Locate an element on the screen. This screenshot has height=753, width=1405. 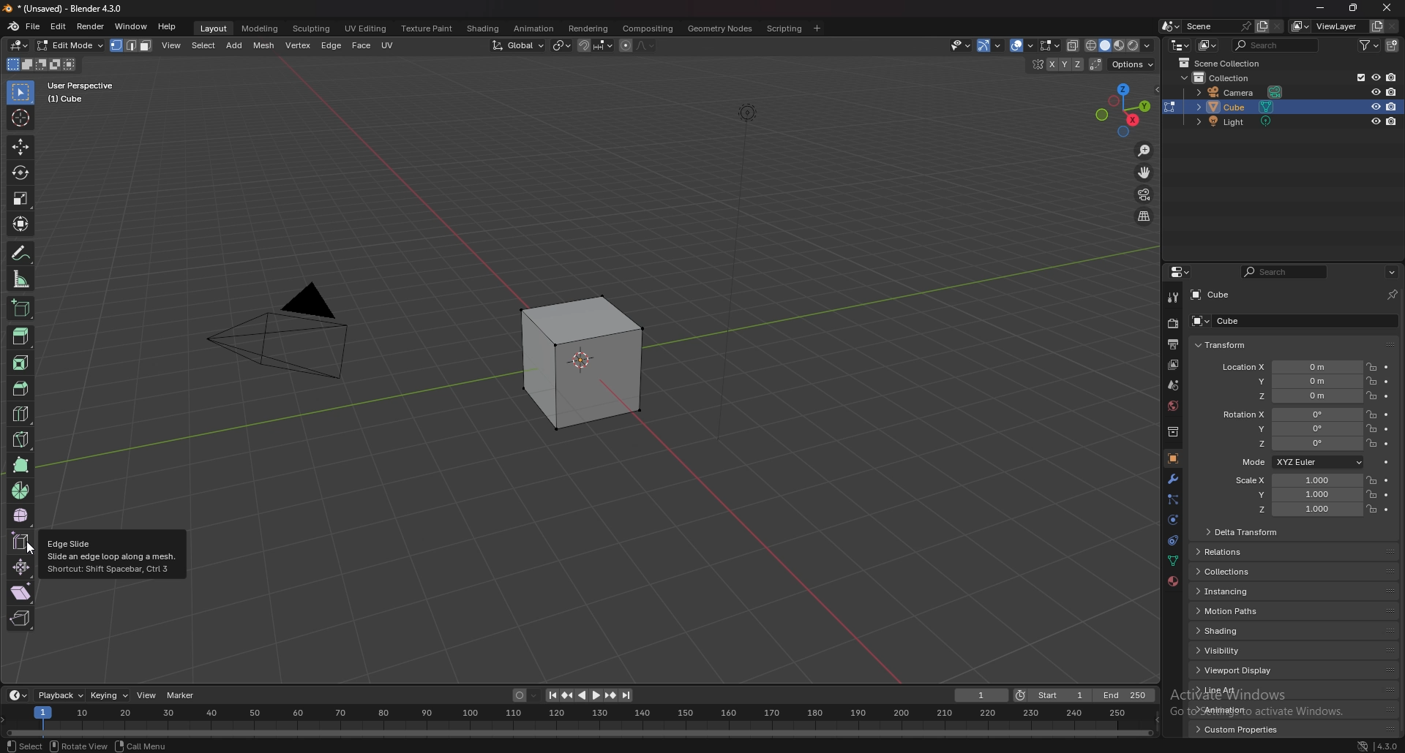
animate property is located at coordinates (1386, 480).